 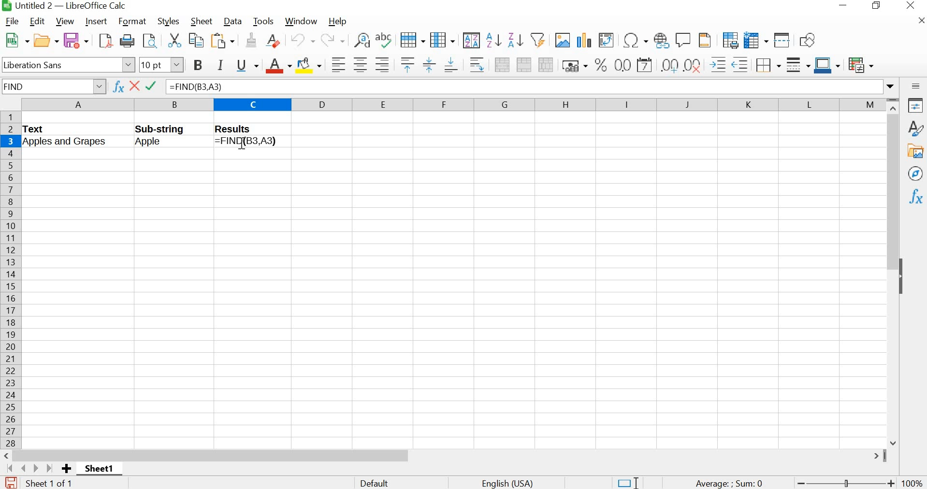 What do you see at coordinates (693, 65) in the screenshot?
I see `delete decimal place` at bounding box center [693, 65].